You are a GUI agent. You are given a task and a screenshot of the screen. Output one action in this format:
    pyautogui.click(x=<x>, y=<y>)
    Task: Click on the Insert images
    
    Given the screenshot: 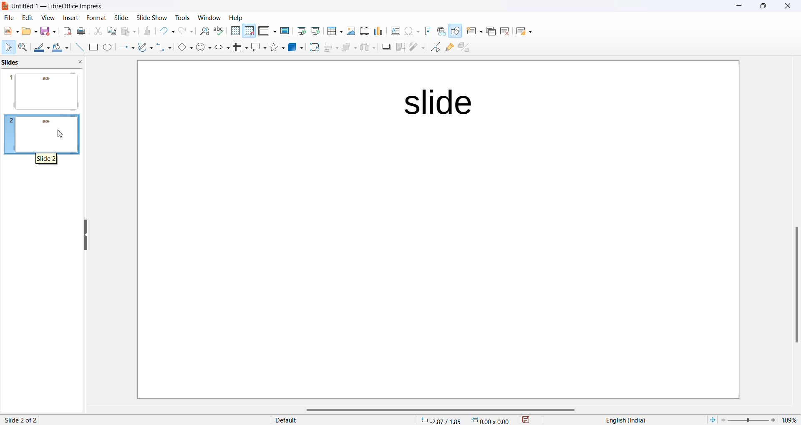 What is the action you would take?
    pyautogui.click(x=350, y=30)
    